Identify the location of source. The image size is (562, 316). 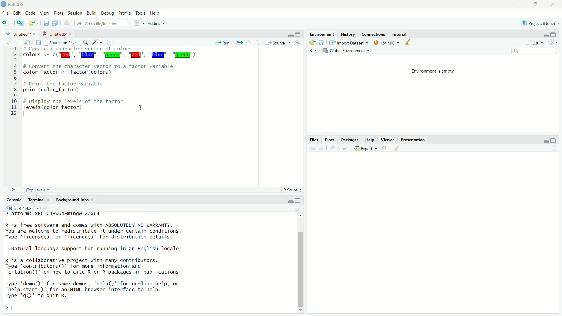
(277, 43).